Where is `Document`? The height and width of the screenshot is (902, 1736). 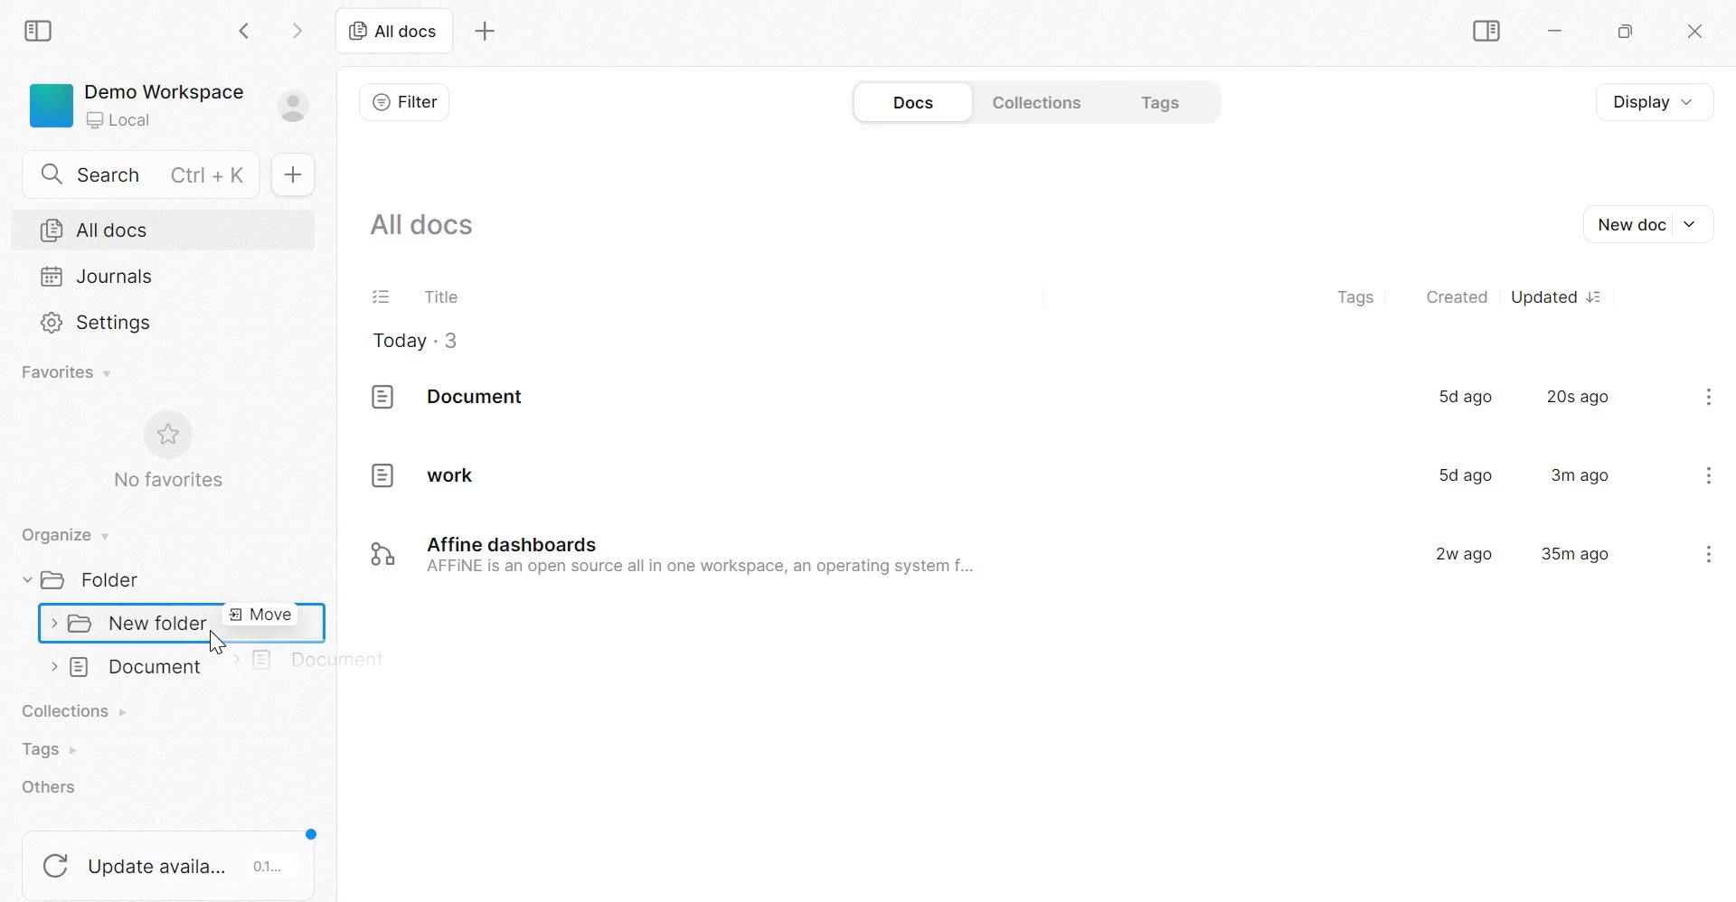 Document is located at coordinates (140, 667).